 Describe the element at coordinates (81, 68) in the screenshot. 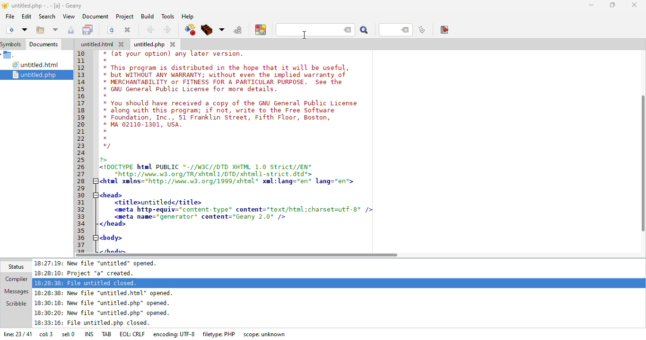

I see `12` at that location.